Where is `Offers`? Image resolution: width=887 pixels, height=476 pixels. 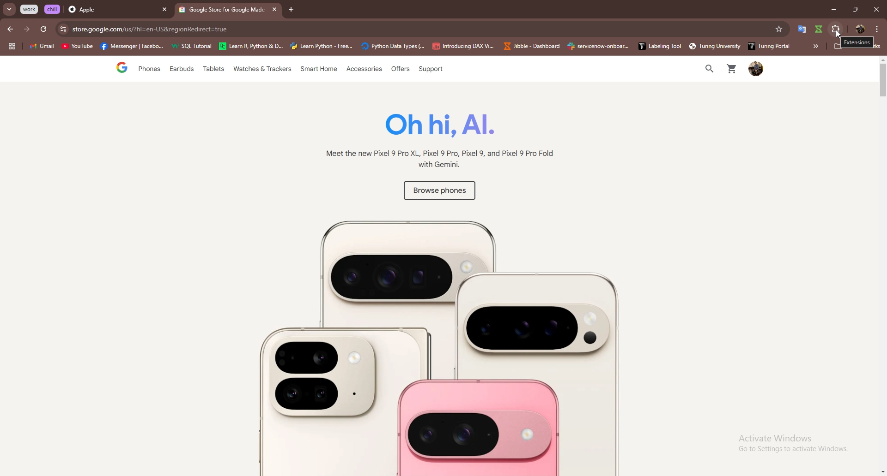 Offers is located at coordinates (400, 69).